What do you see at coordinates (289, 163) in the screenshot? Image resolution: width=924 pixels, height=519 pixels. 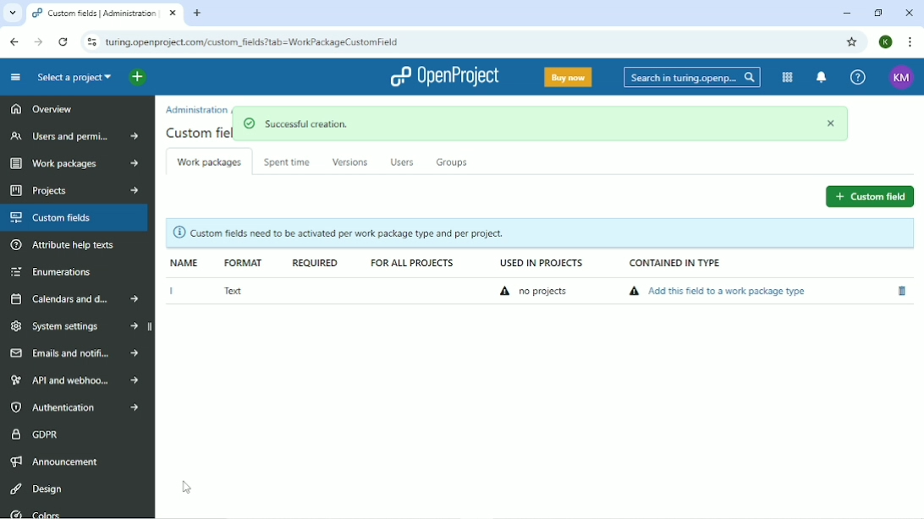 I see `Spent time` at bounding box center [289, 163].